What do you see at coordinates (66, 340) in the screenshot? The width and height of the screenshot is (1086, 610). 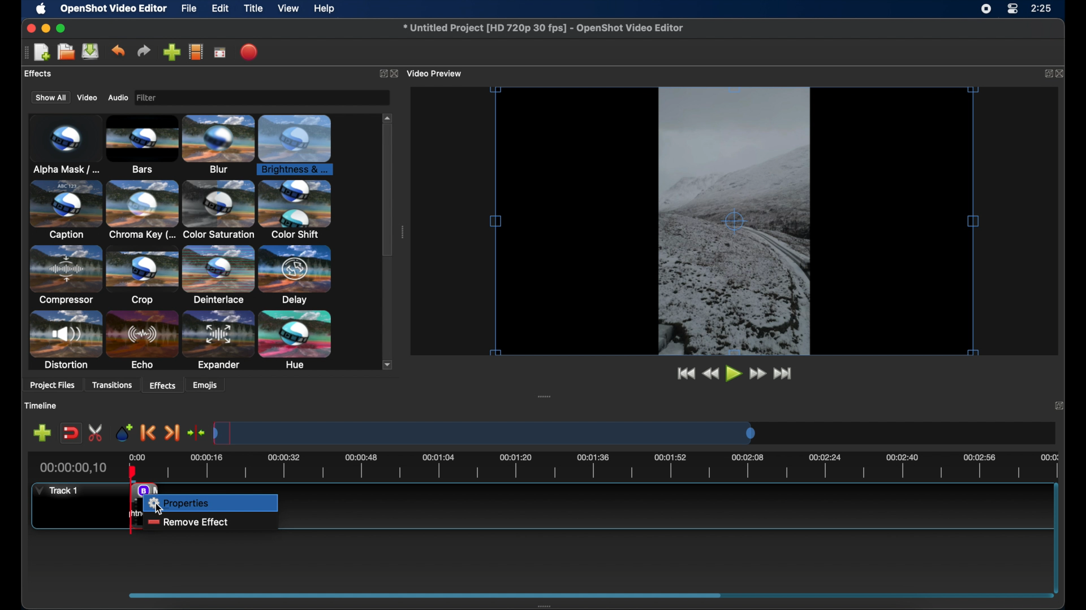 I see `distortion` at bounding box center [66, 340].